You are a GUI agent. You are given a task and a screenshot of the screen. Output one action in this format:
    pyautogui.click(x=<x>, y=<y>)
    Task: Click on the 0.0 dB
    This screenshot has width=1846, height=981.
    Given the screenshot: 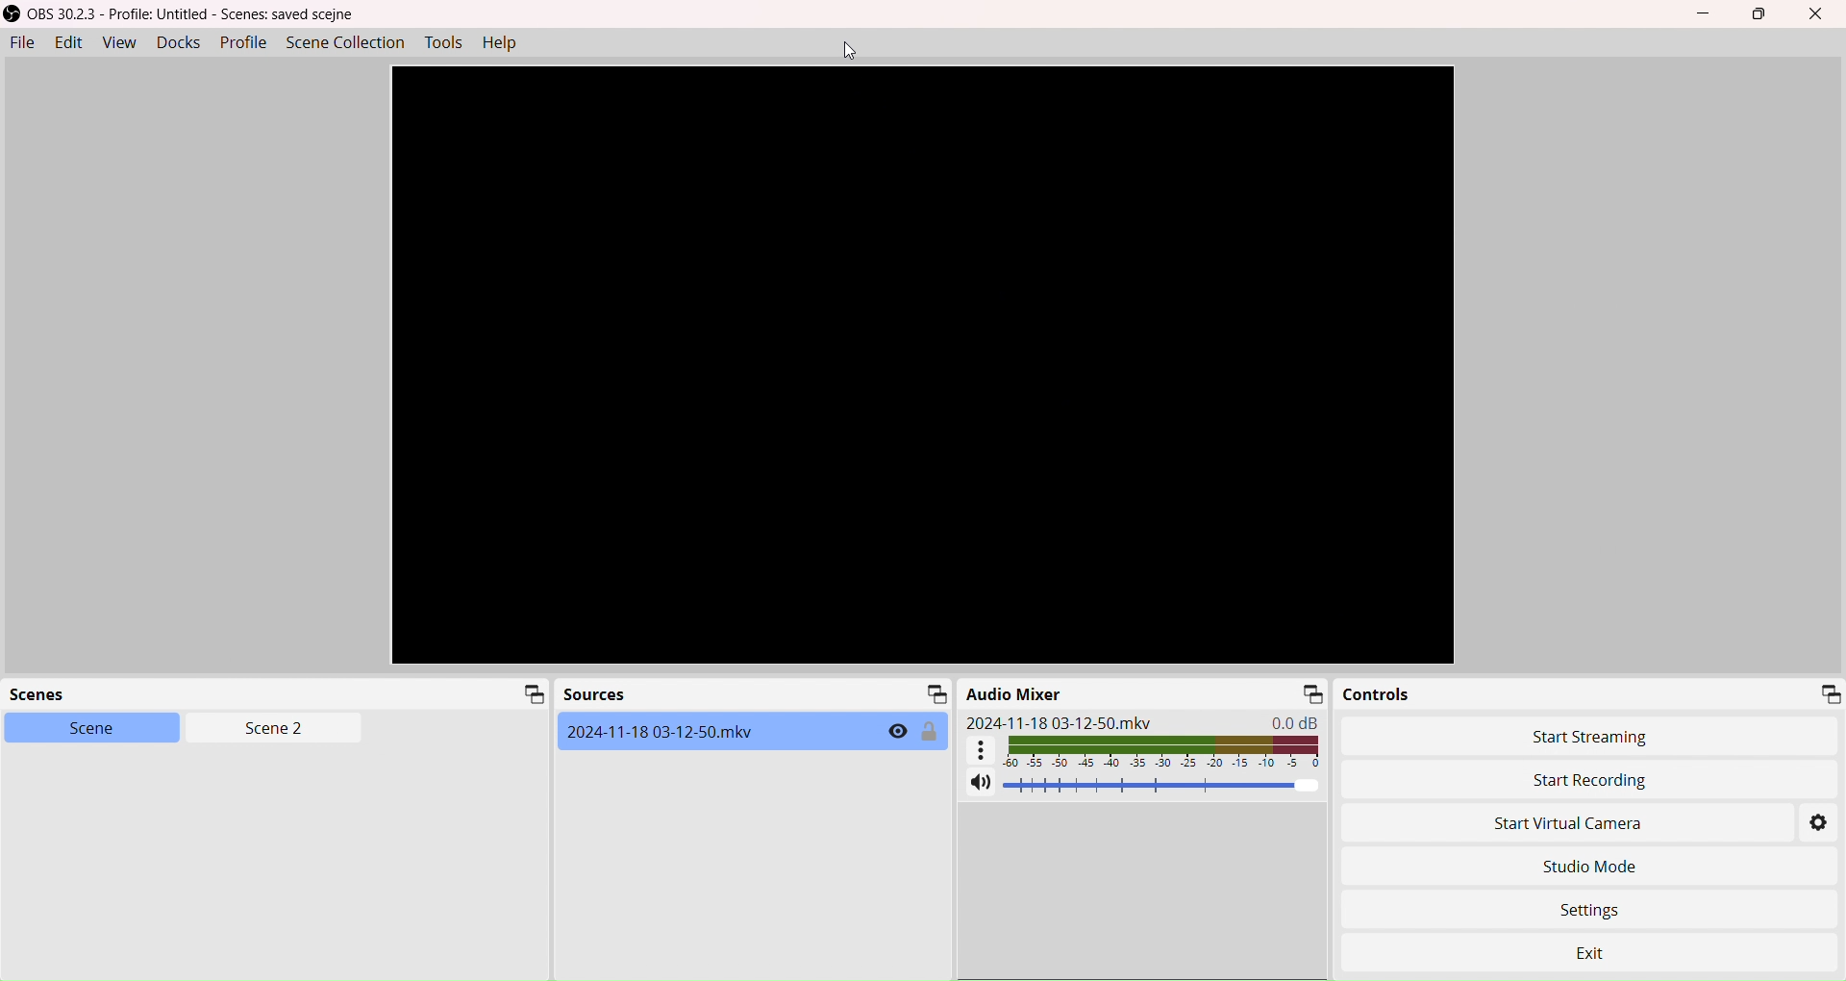 What is the action you would take?
    pyautogui.click(x=1299, y=721)
    